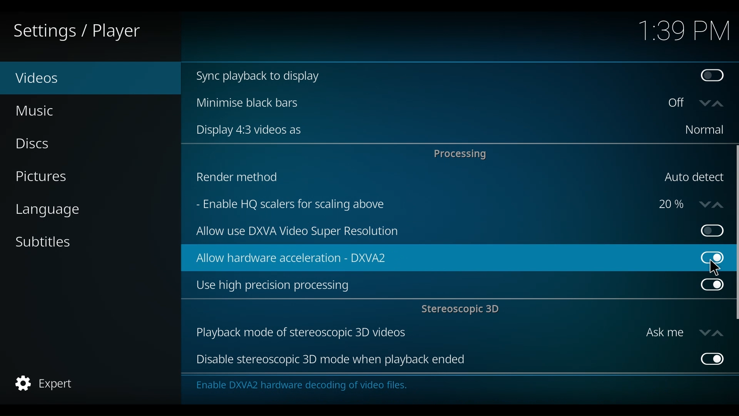  What do you see at coordinates (706, 252) in the screenshot?
I see `Toggle on/off Allow hardware acceleration` at bounding box center [706, 252].